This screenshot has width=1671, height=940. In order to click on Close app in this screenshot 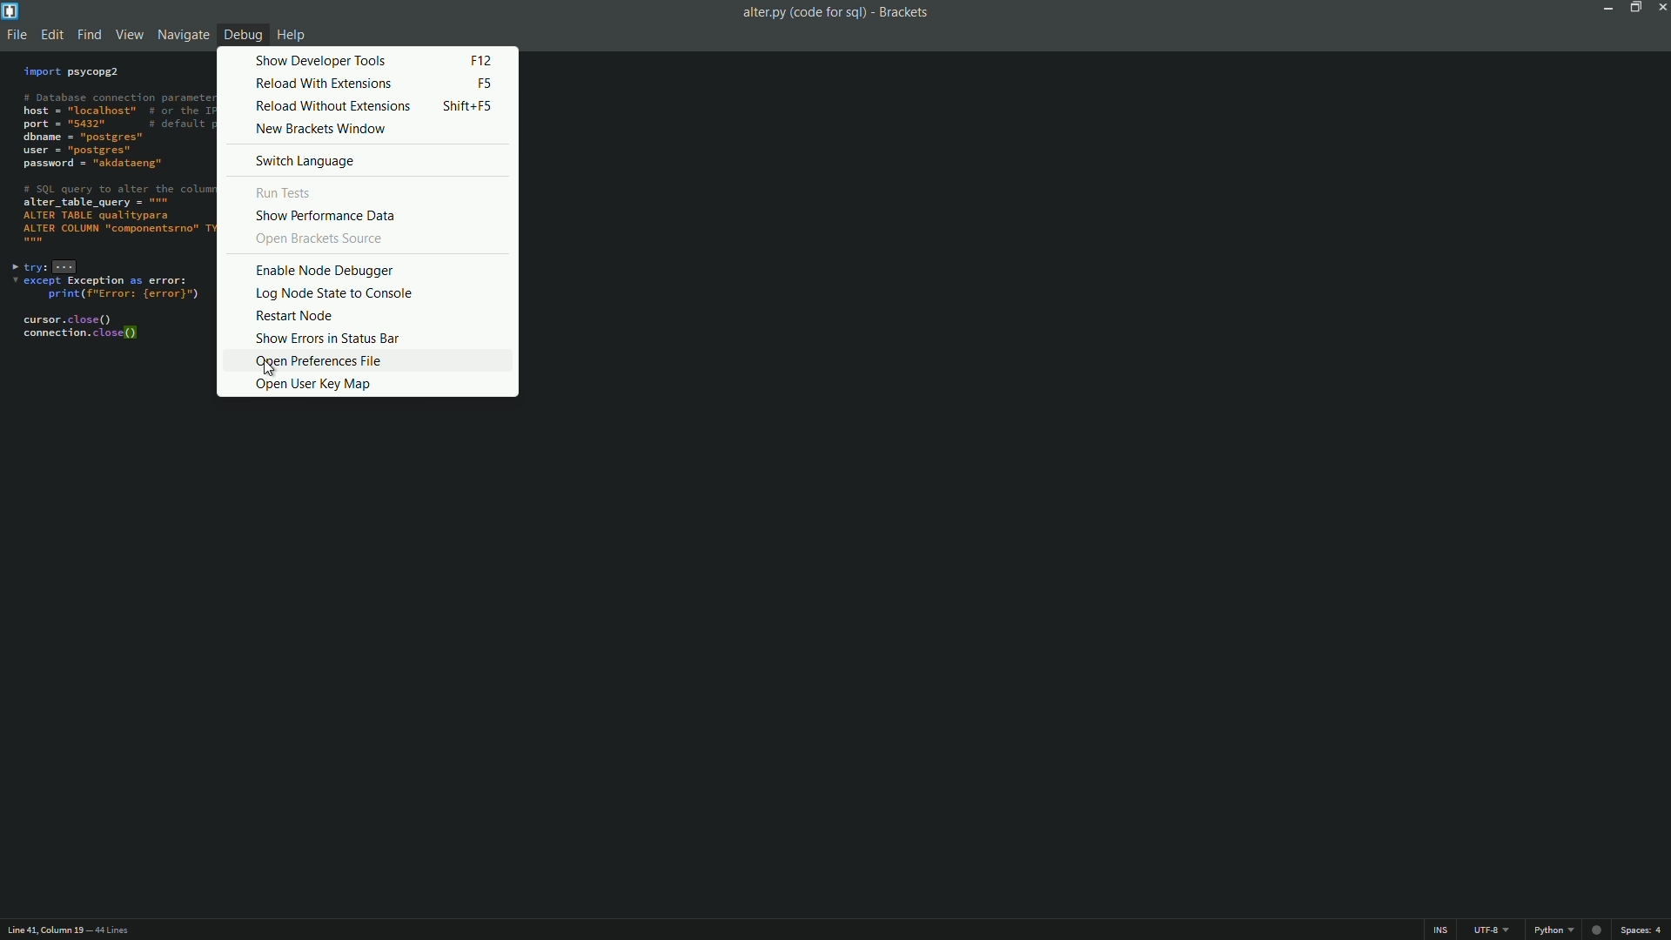, I will do `click(1661, 7)`.